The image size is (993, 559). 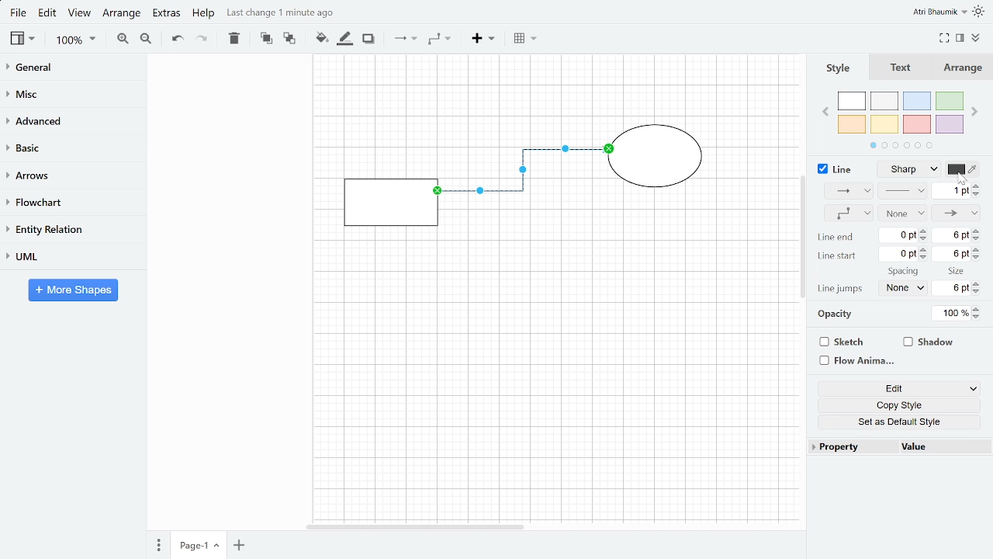 I want to click on line start, so click(x=839, y=256).